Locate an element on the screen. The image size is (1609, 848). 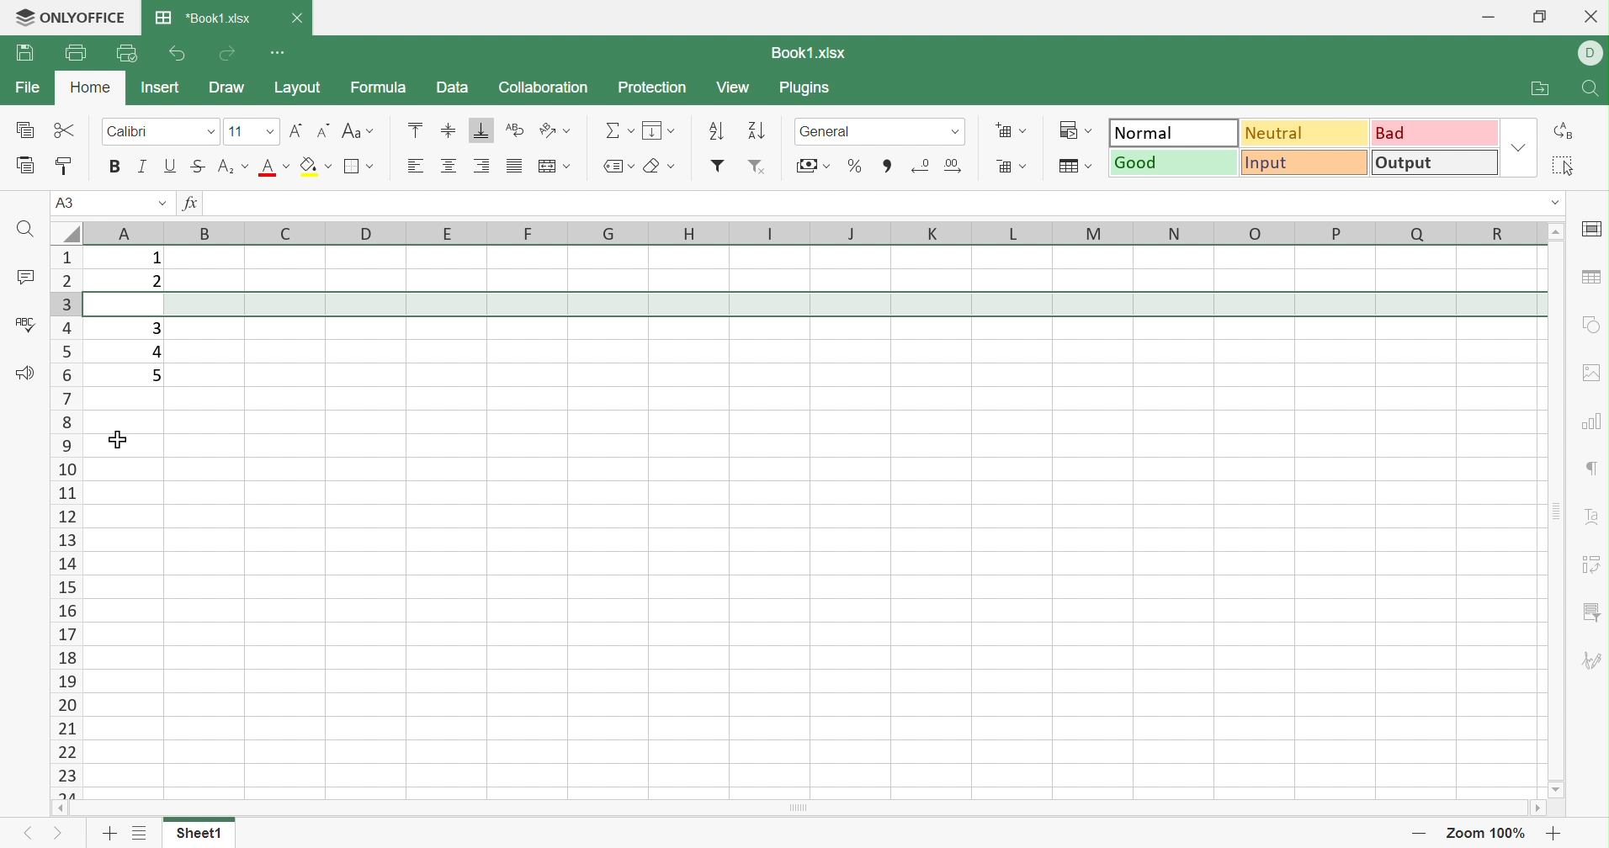
Insert cells is located at coordinates (1000, 165).